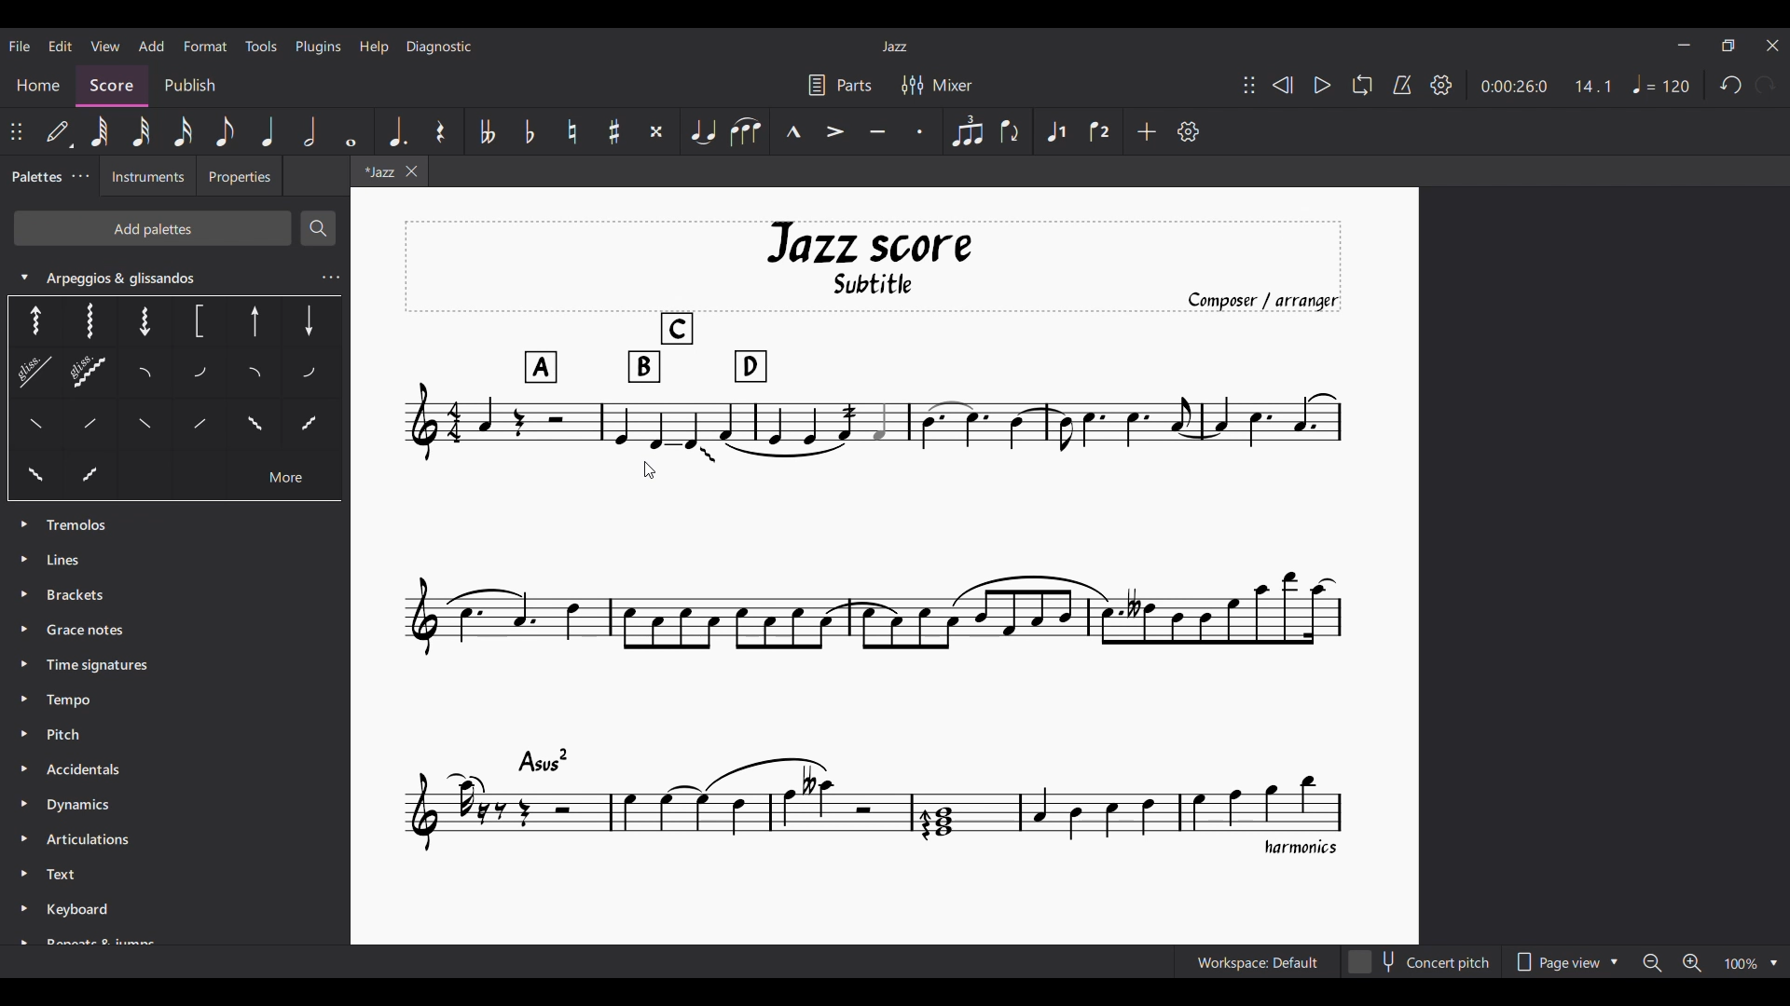 This screenshot has width=1790, height=1006. Describe the element at coordinates (23, 277) in the screenshot. I see `Collapse` at that location.